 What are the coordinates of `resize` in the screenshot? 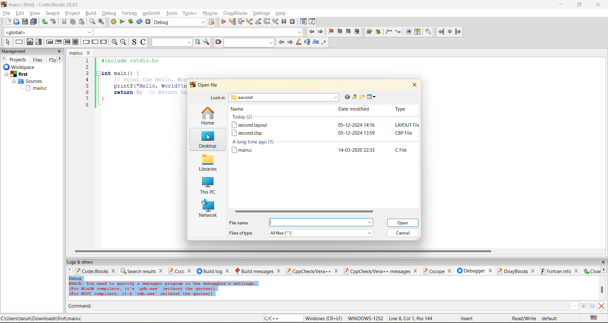 It's located at (579, 4).